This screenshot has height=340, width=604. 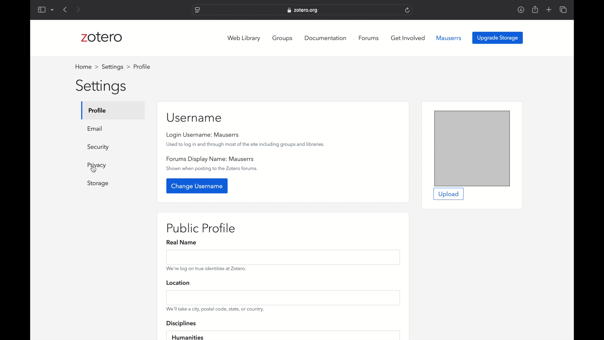 I want to click on groups, so click(x=284, y=38).